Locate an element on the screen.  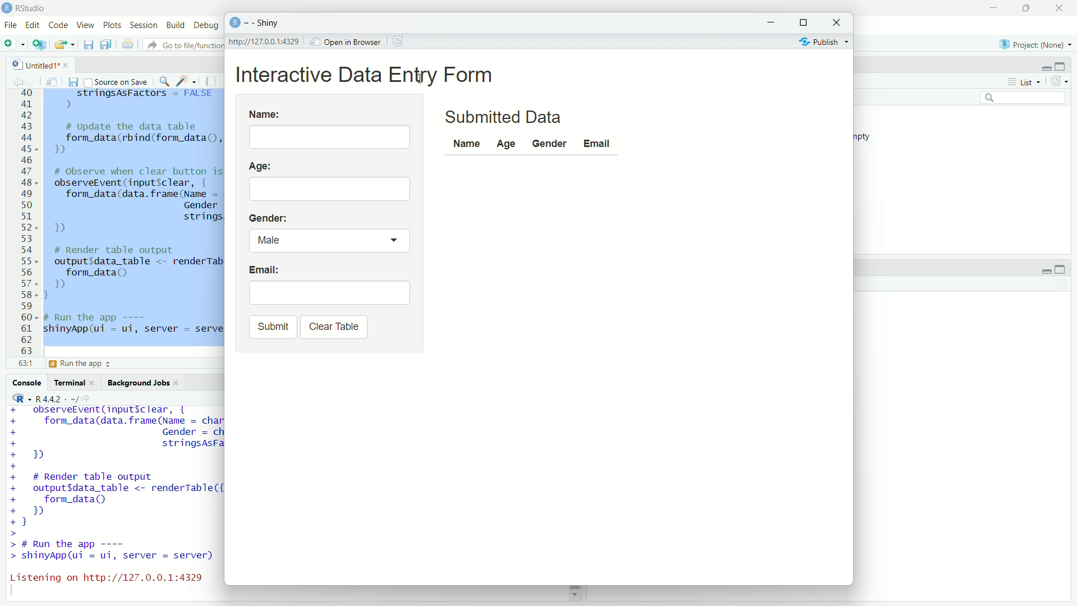
Debug is located at coordinates (206, 25).